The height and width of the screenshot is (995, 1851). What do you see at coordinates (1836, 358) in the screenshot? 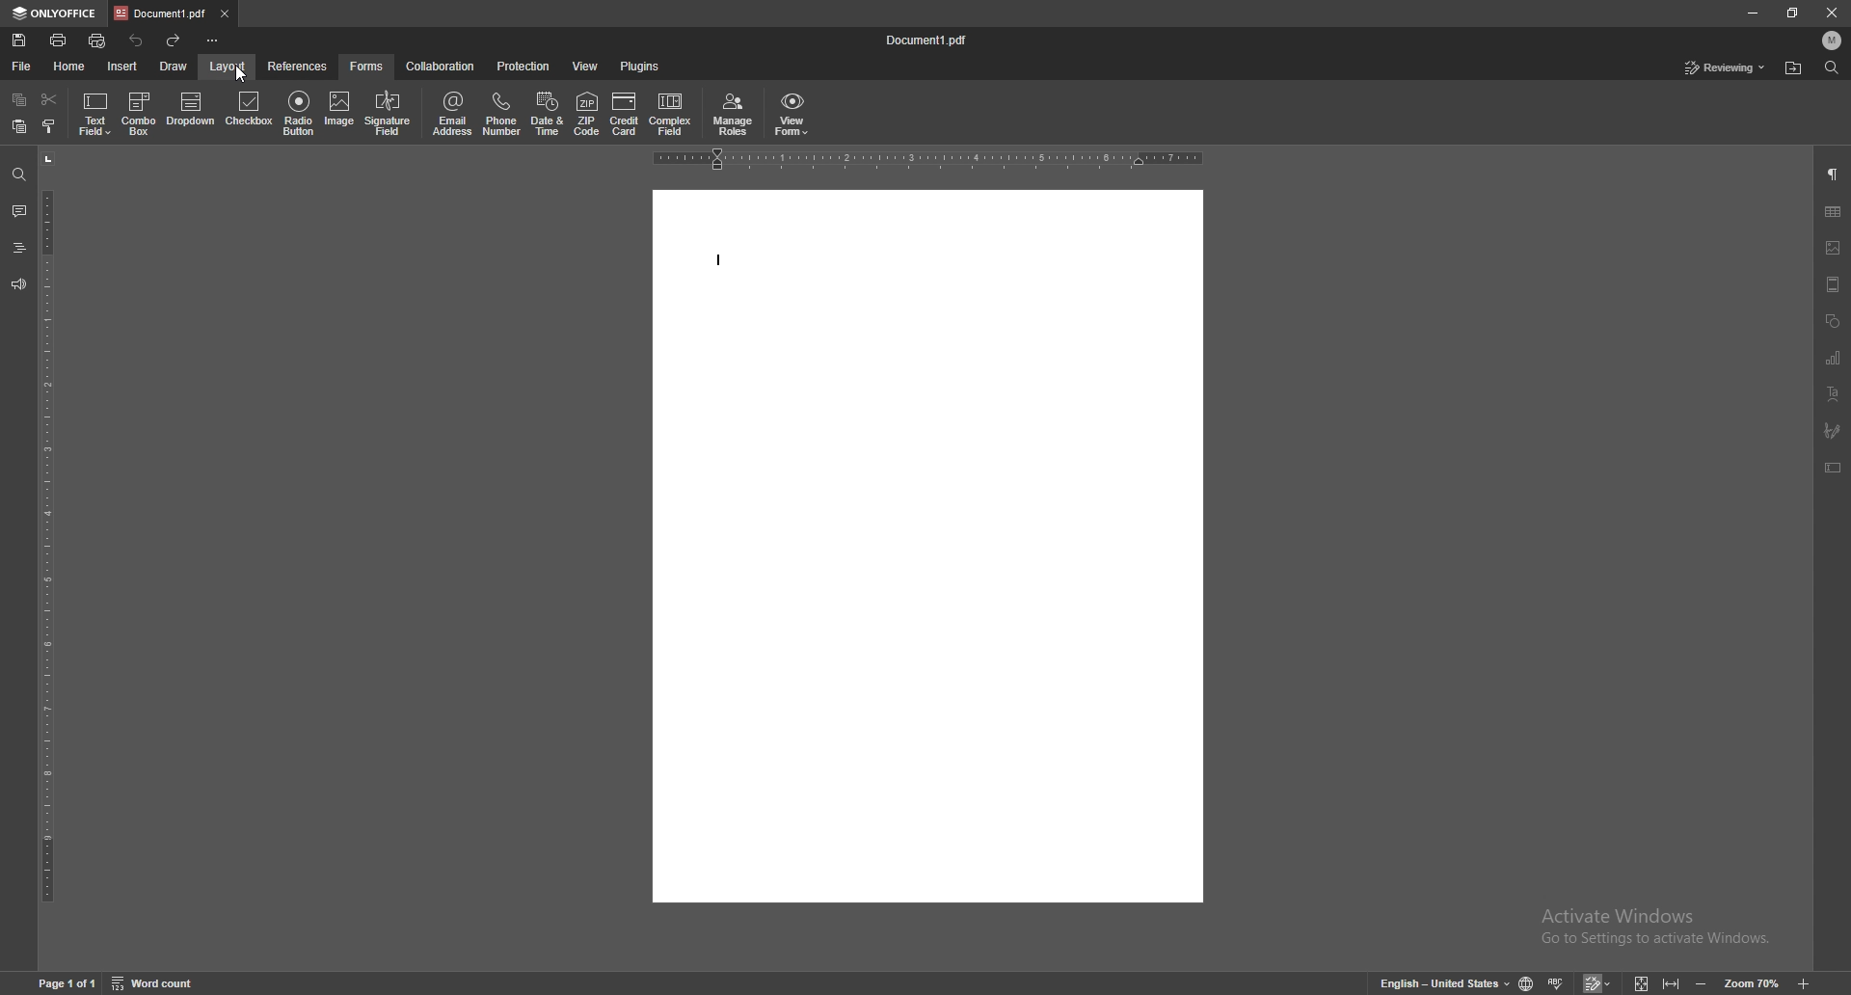
I see `chart` at bounding box center [1836, 358].